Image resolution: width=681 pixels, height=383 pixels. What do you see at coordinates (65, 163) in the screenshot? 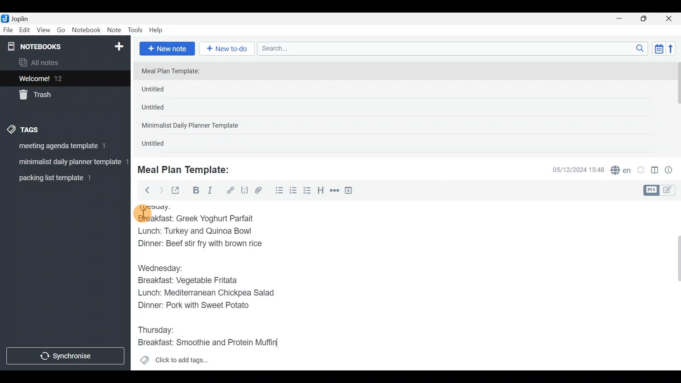
I see `Tag 2` at bounding box center [65, 163].